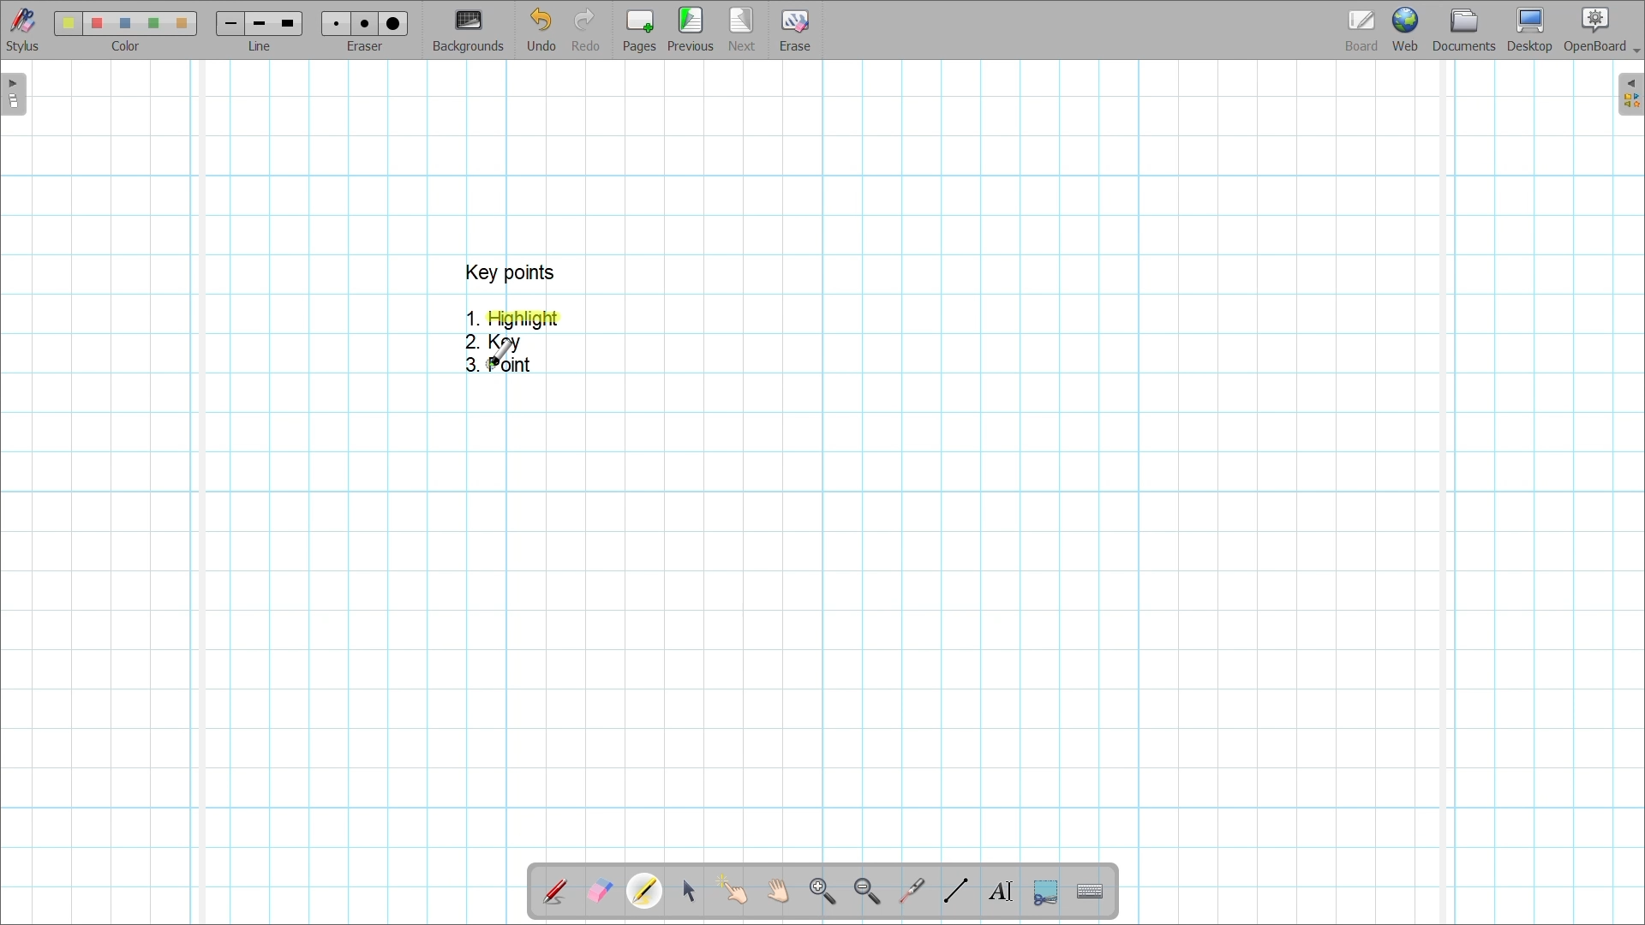 This screenshot has height=925, width=1645. Describe the element at coordinates (122, 46) in the screenshot. I see `color` at that location.